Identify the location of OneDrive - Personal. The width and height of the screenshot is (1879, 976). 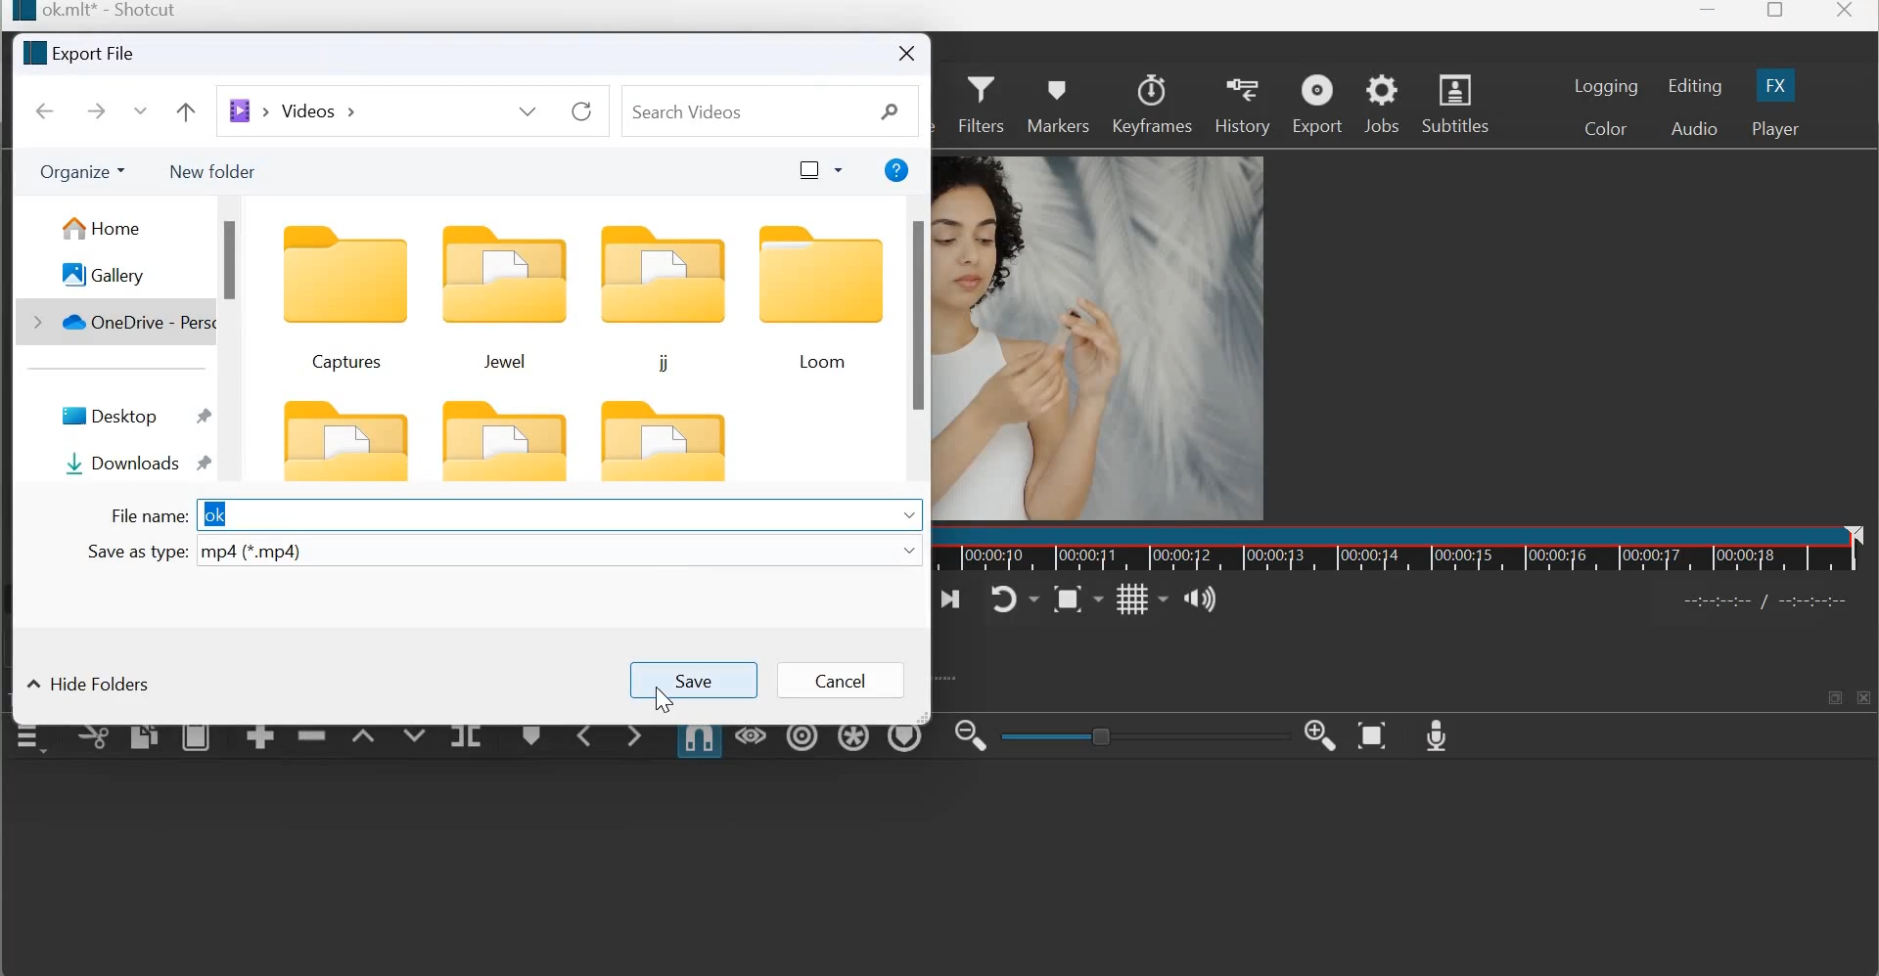
(133, 324).